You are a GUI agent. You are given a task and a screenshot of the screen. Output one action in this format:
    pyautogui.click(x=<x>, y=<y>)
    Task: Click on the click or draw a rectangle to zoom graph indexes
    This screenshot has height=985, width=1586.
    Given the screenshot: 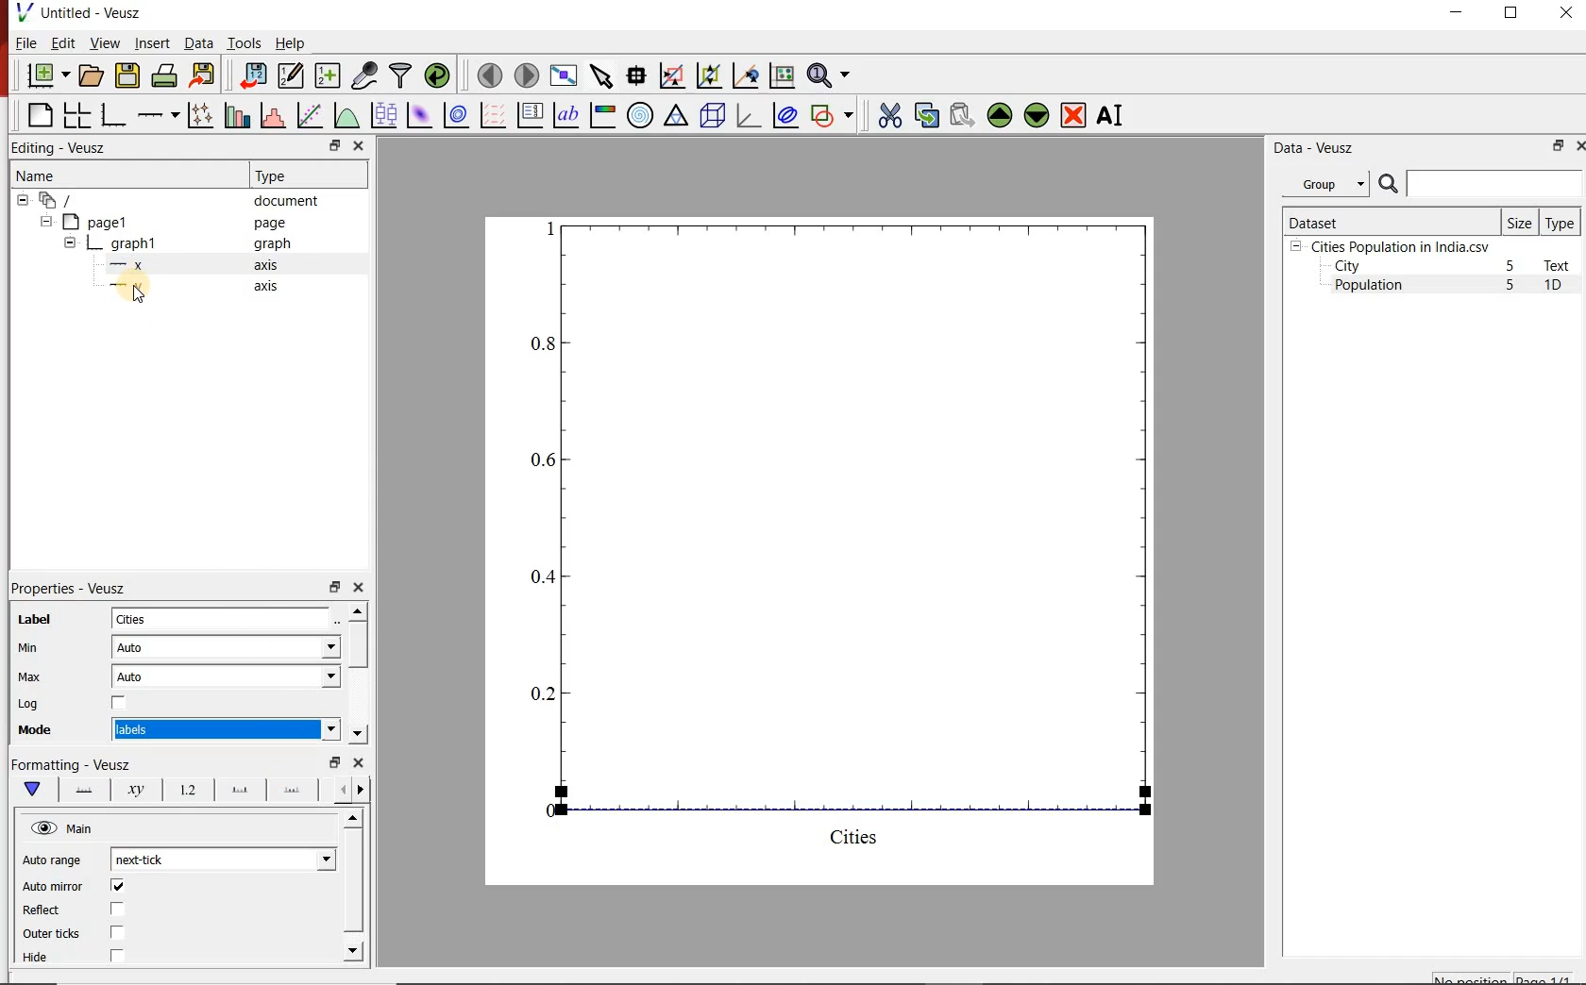 What is the action you would take?
    pyautogui.click(x=670, y=75)
    